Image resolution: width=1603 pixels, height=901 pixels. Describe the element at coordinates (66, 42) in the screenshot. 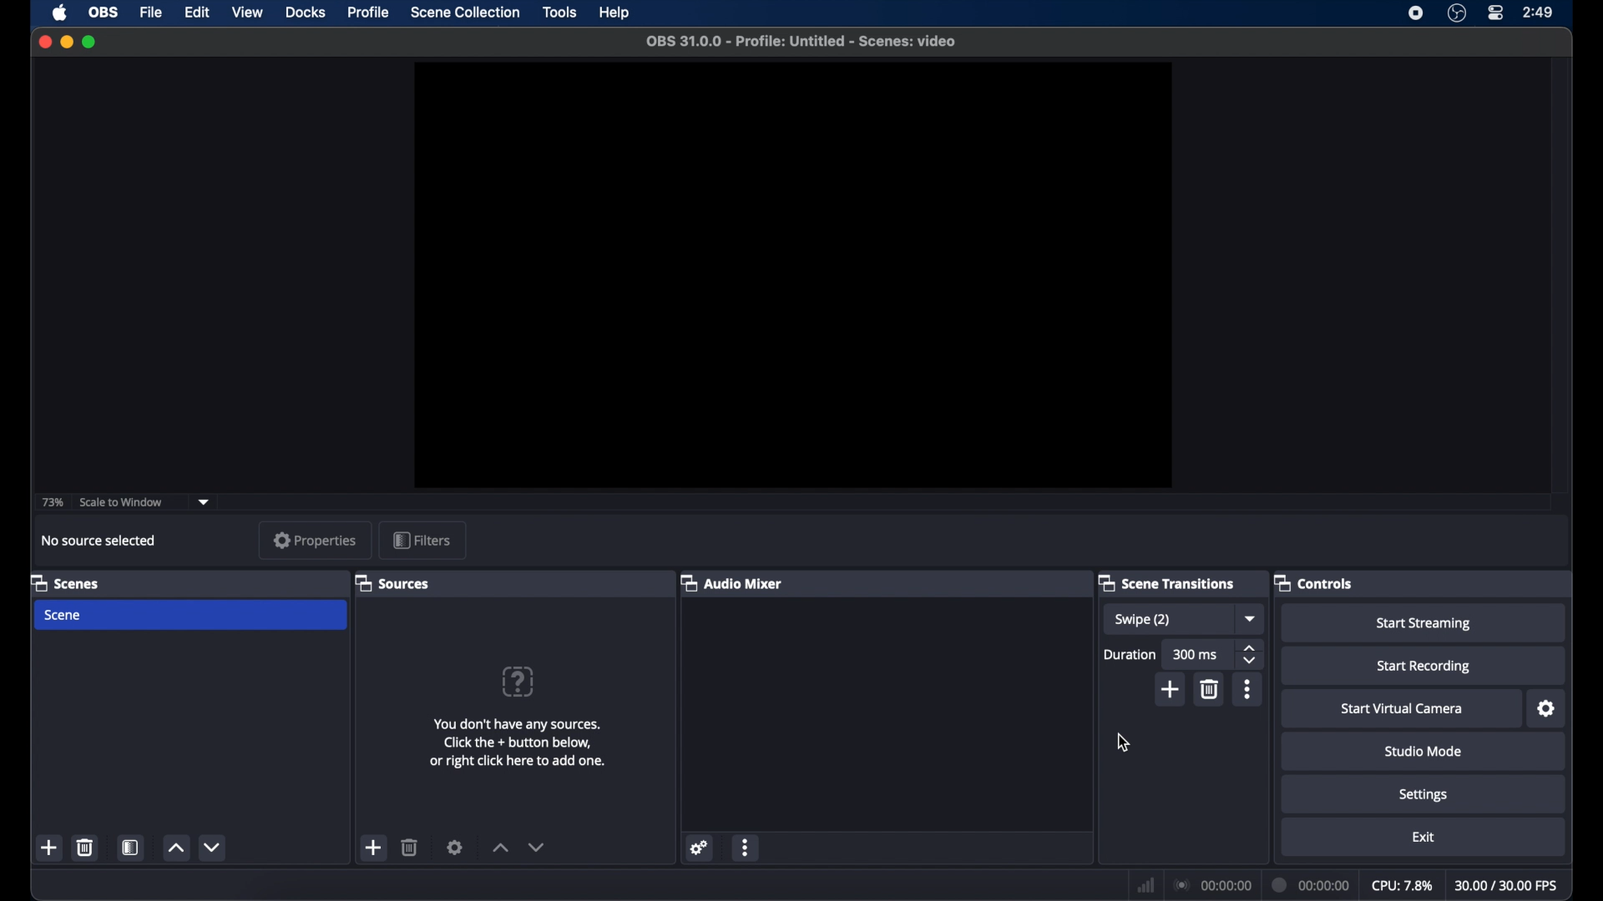

I see `minimize` at that location.